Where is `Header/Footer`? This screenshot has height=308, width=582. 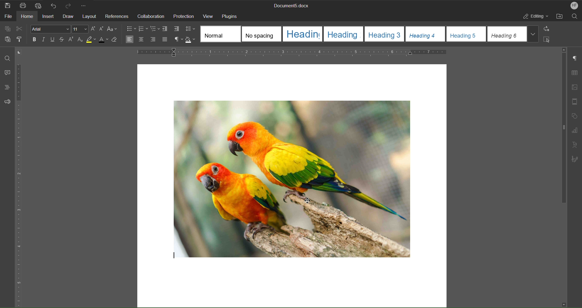
Header/Footer is located at coordinates (574, 103).